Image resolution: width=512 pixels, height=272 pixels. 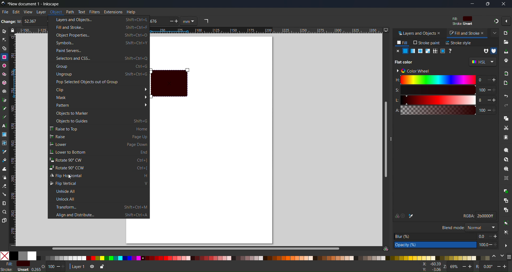 I want to click on 0, so click(x=479, y=80).